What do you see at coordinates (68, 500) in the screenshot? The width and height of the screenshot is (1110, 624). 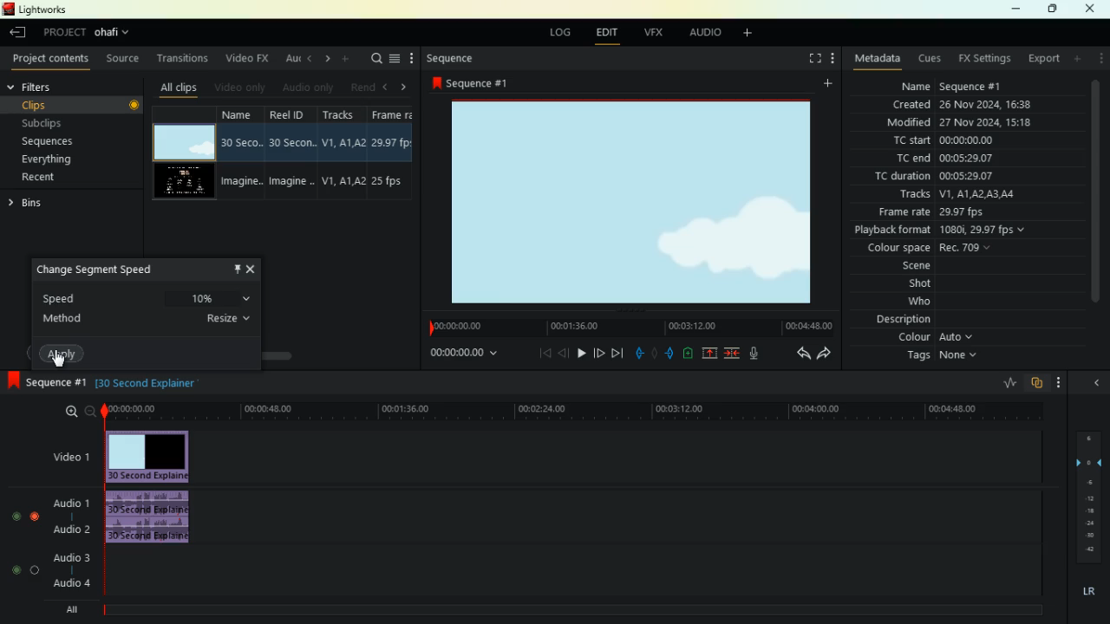 I see `audio1` at bounding box center [68, 500].